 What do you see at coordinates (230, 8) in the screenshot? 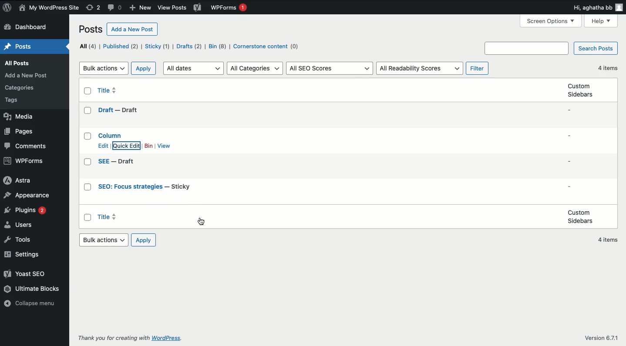
I see `WPForms` at bounding box center [230, 8].